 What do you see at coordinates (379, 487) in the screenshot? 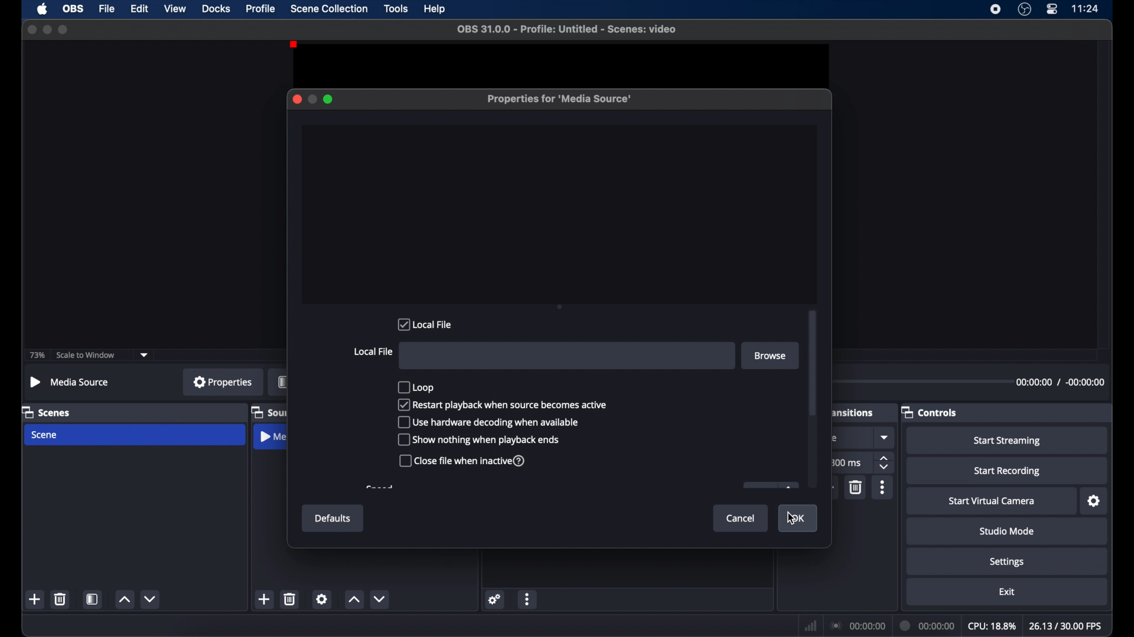
I see `obscure text` at bounding box center [379, 487].